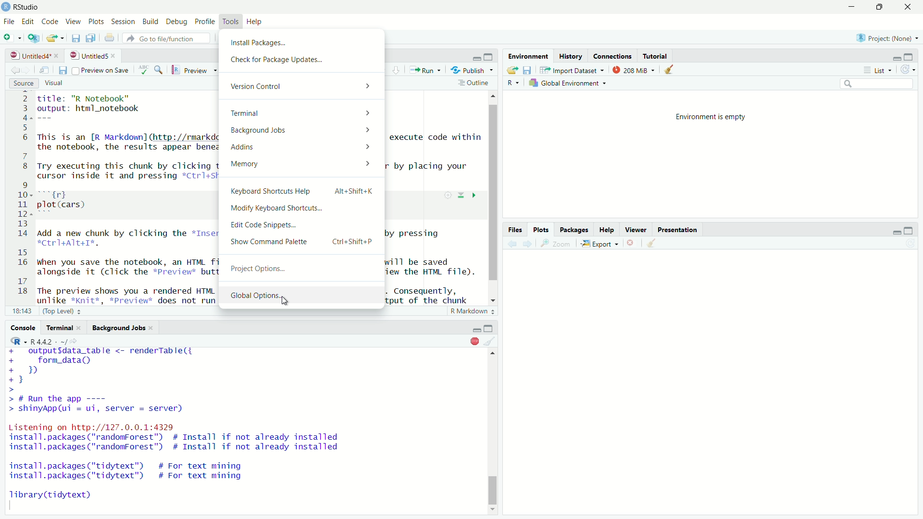  What do you see at coordinates (296, 61) in the screenshot?
I see `Check for Package Updates...` at bounding box center [296, 61].